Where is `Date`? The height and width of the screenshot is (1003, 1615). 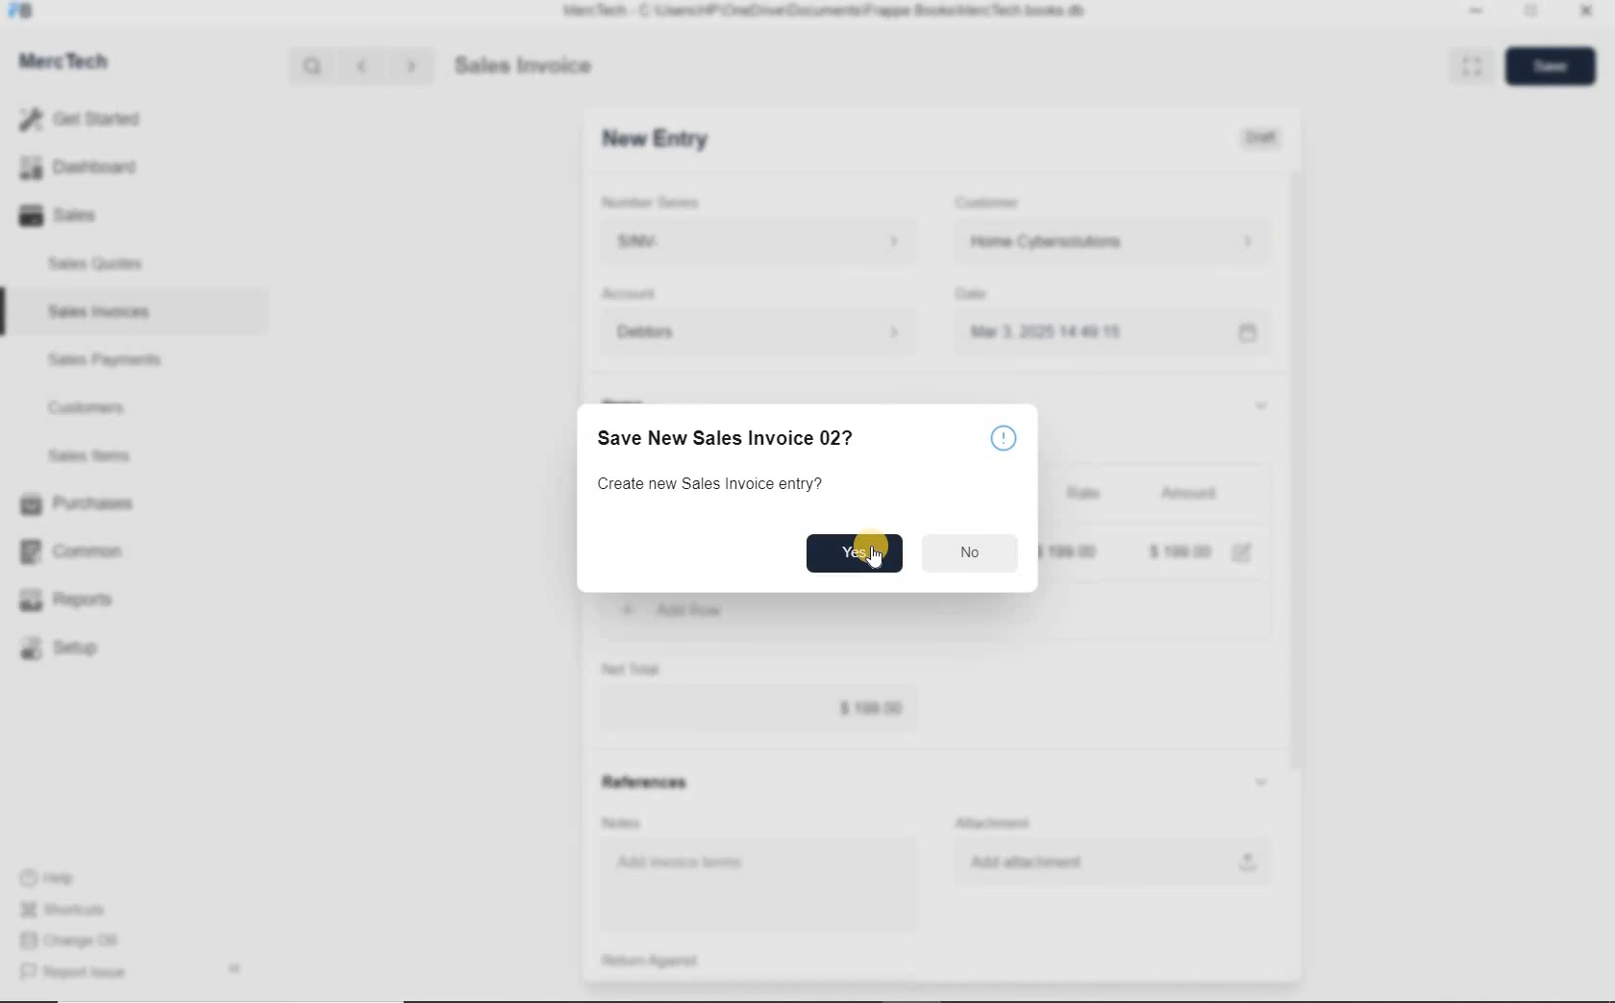
Date is located at coordinates (981, 294).